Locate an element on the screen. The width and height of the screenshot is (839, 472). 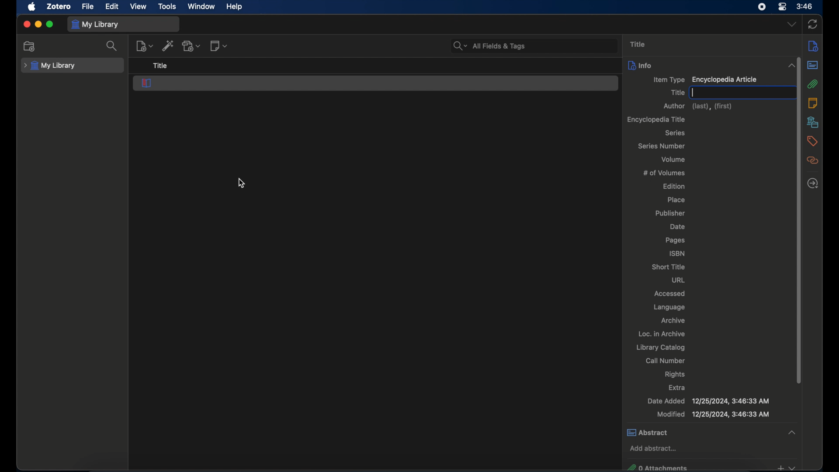
search bar is located at coordinates (490, 46).